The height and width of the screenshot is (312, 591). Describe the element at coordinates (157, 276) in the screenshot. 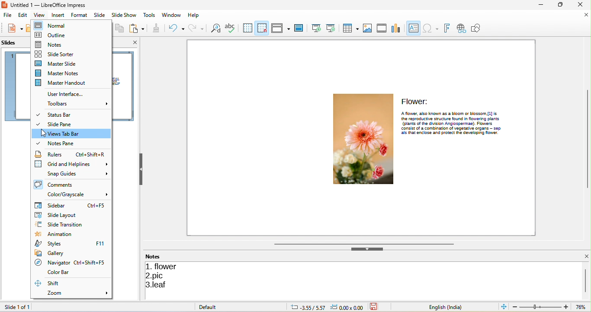

I see `pic` at that location.